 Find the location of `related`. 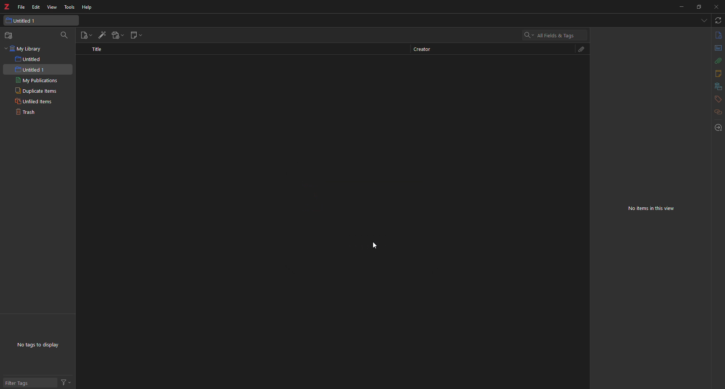

related is located at coordinates (714, 114).